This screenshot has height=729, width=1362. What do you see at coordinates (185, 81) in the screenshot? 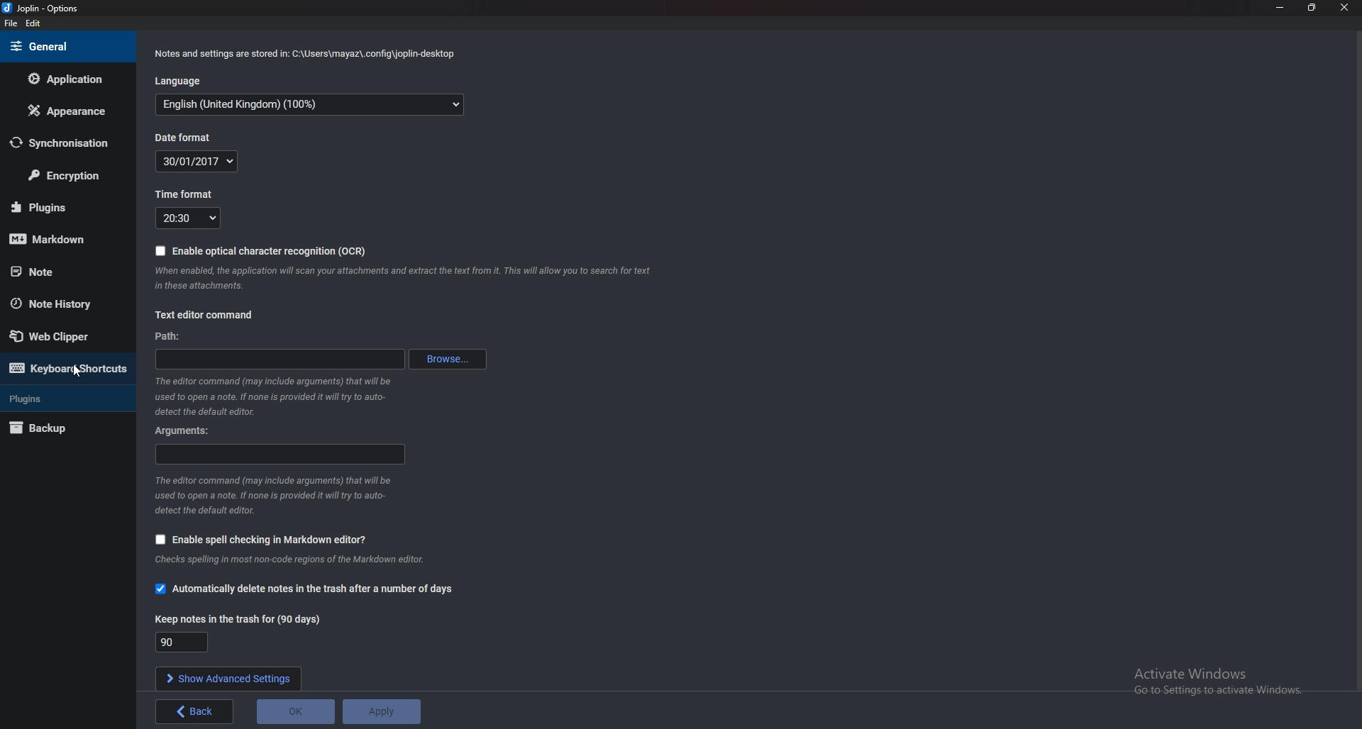
I see `Language` at bounding box center [185, 81].